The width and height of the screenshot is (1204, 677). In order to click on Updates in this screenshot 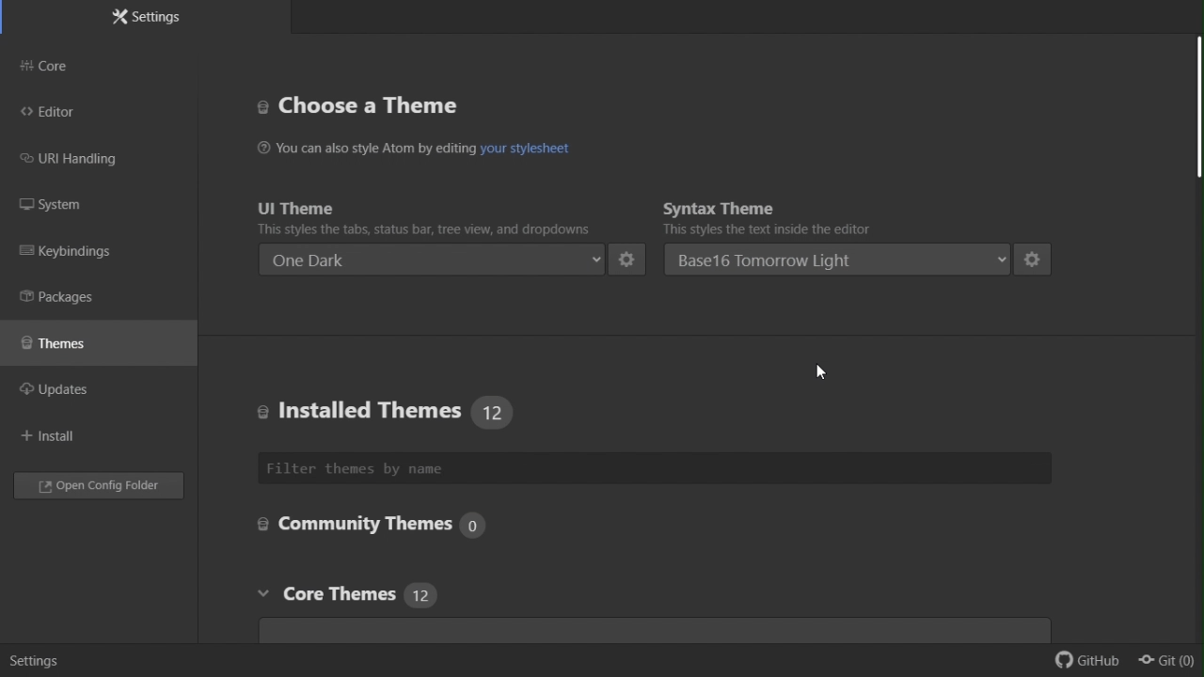, I will do `click(67, 389)`.